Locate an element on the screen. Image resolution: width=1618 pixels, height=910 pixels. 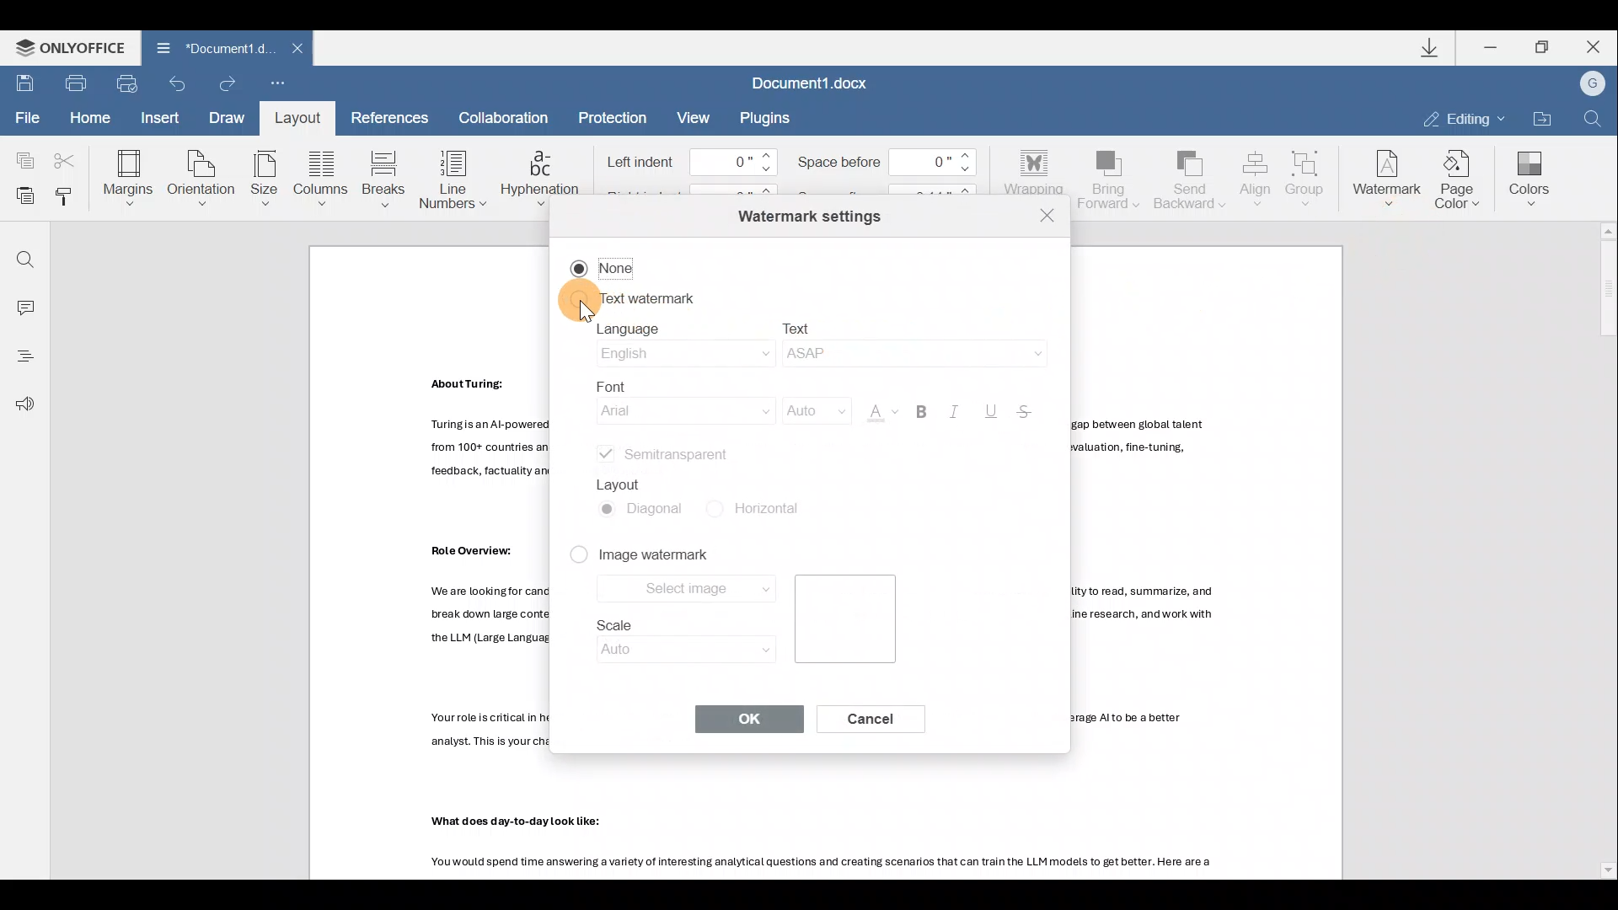
Close is located at coordinates (1047, 215).